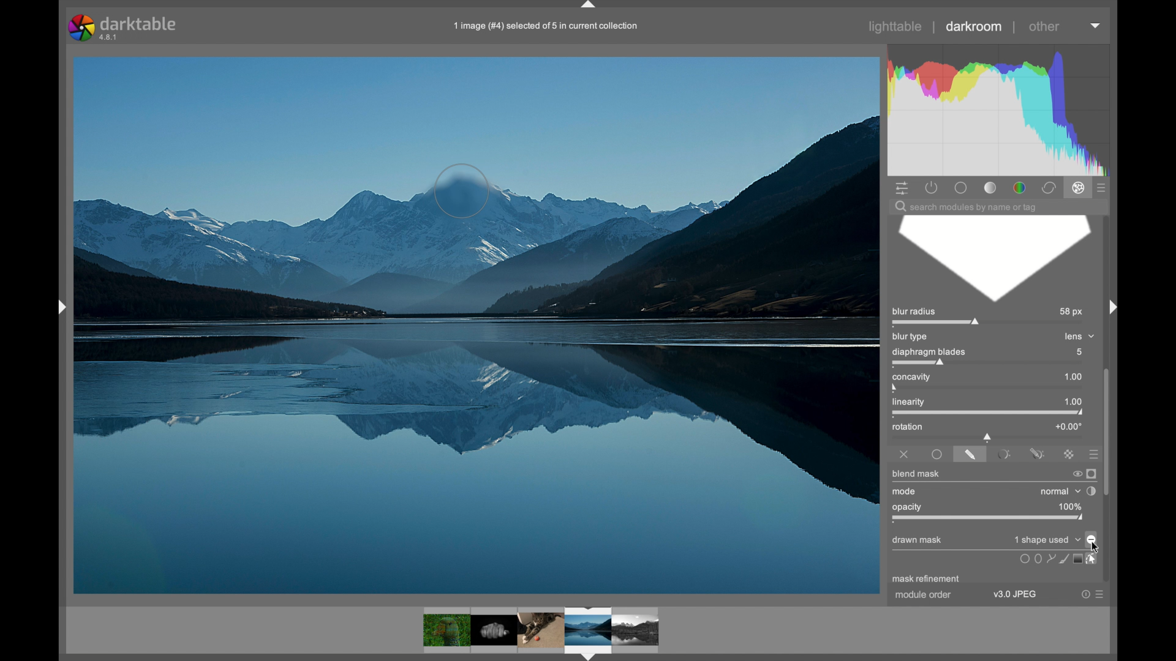  What do you see at coordinates (910, 381) in the screenshot?
I see `concavity` at bounding box center [910, 381].